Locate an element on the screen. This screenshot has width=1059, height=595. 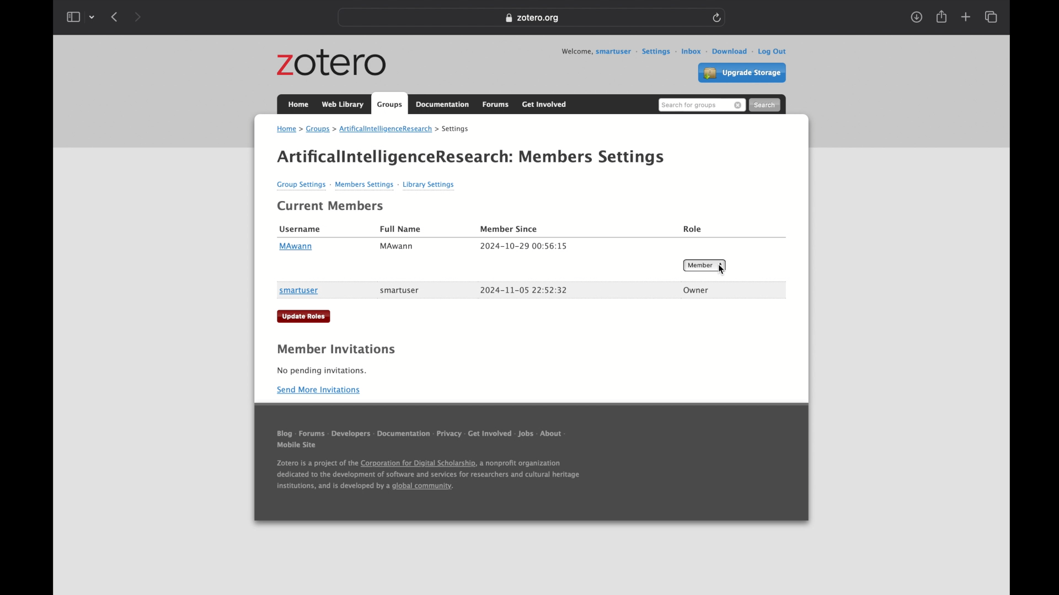
back is located at coordinates (114, 17).